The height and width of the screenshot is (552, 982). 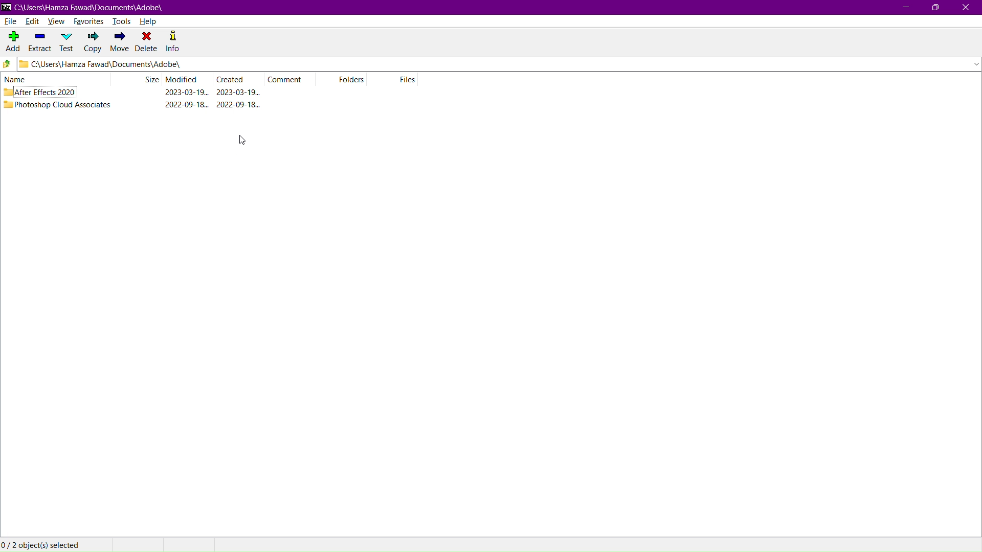 I want to click on Created, so click(x=239, y=79).